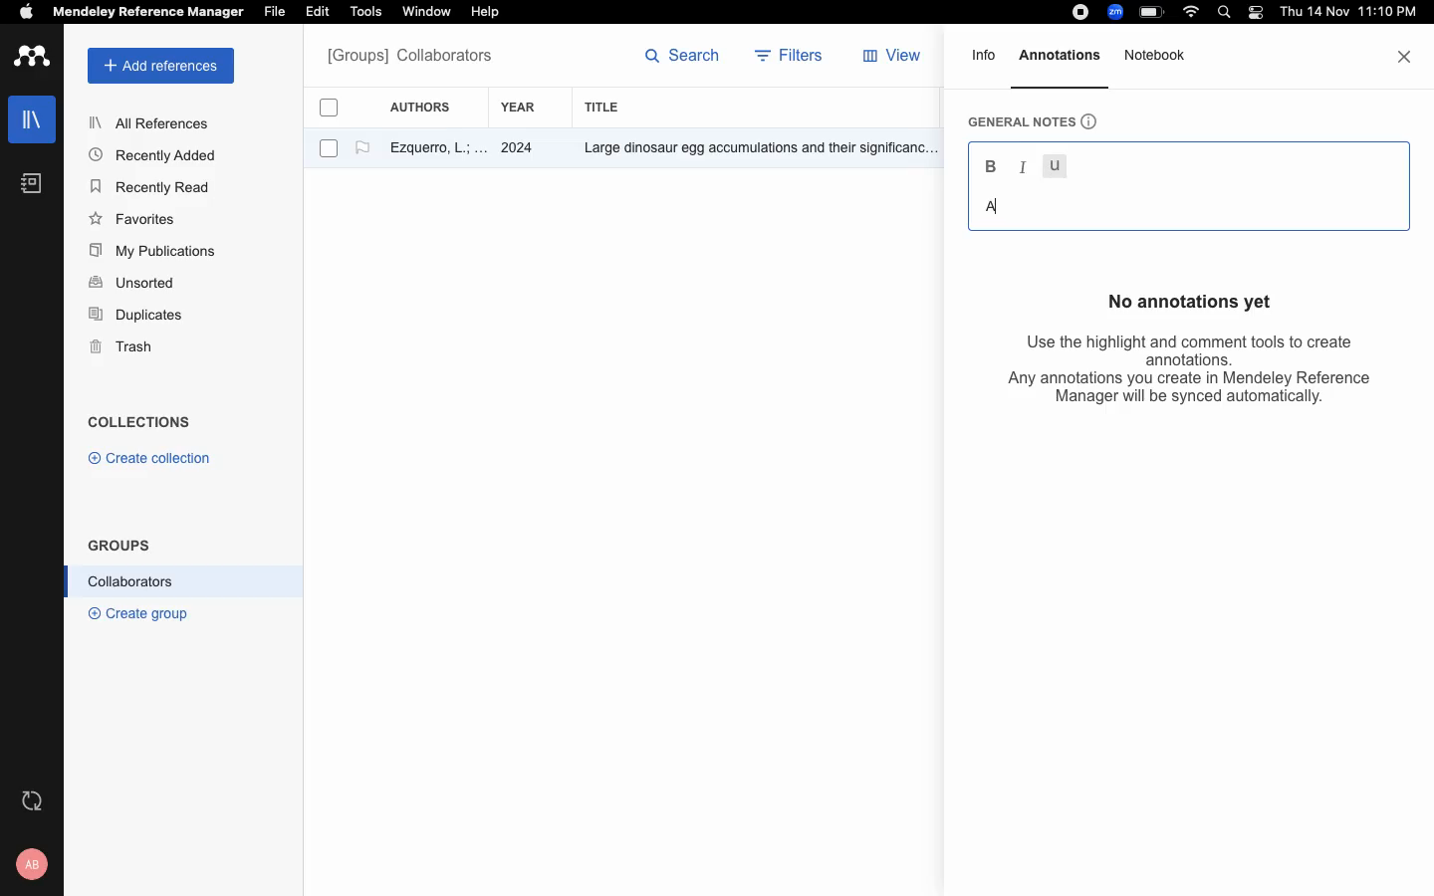 The height and width of the screenshot is (896, 1434). What do you see at coordinates (1344, 14) in the screenshot?
I see `date and time` at bounding box center [1344, 14].